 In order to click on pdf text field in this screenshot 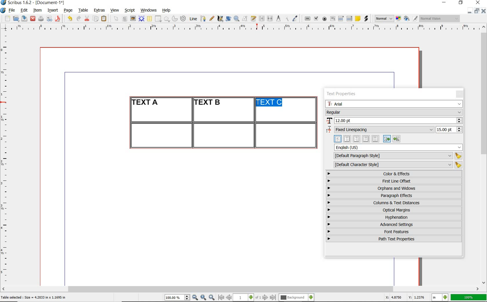, I will do `click(332, 19)`.